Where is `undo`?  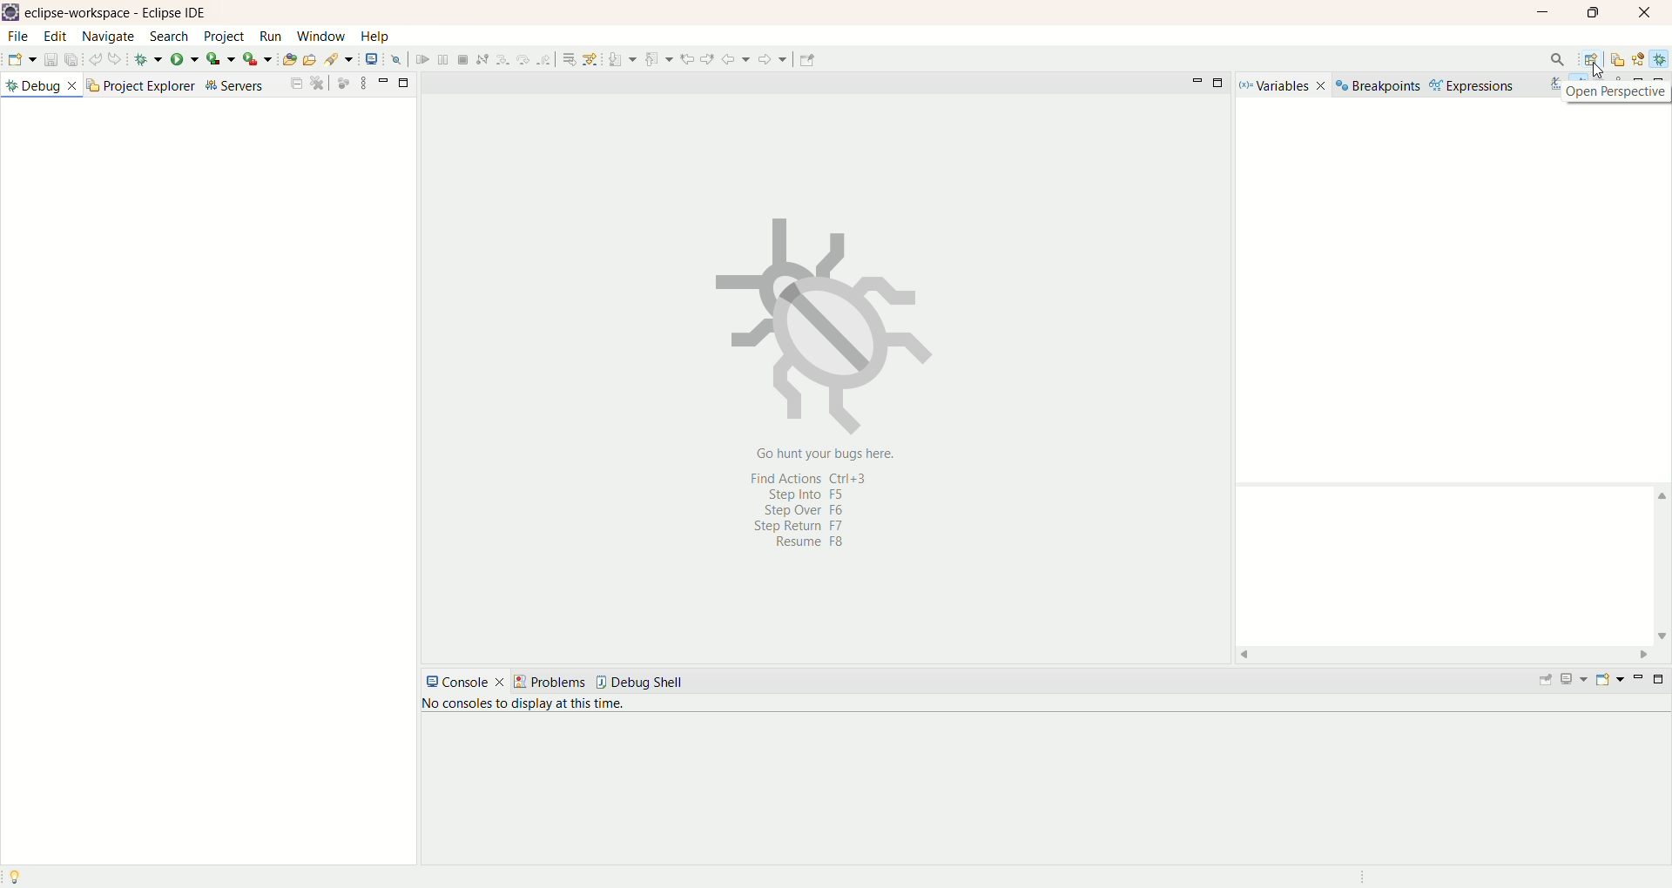
undo is located at coordinates (95, 59).